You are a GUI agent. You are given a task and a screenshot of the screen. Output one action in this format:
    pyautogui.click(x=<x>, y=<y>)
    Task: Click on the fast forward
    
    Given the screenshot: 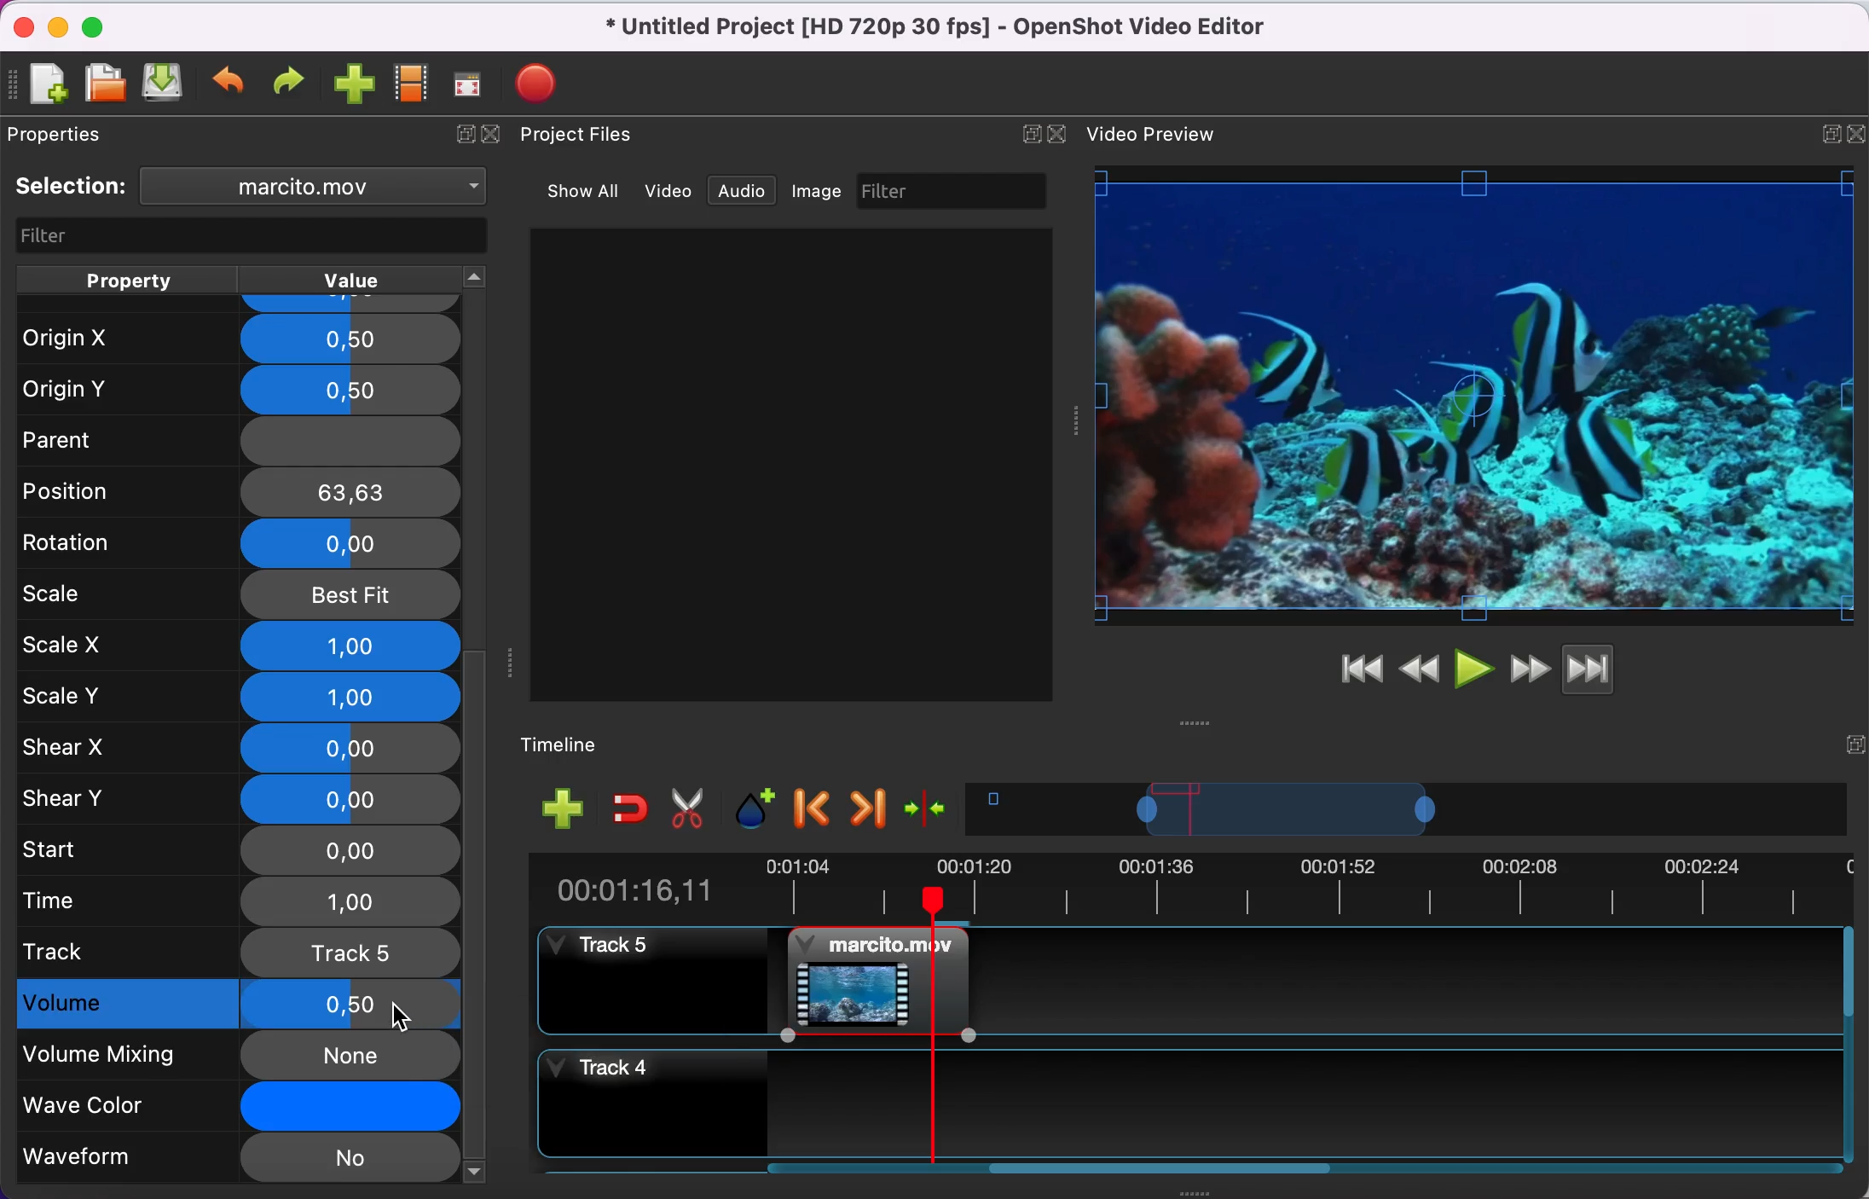 What is the action you would take?
    pyautogui.click(x=1529, y=667)
    